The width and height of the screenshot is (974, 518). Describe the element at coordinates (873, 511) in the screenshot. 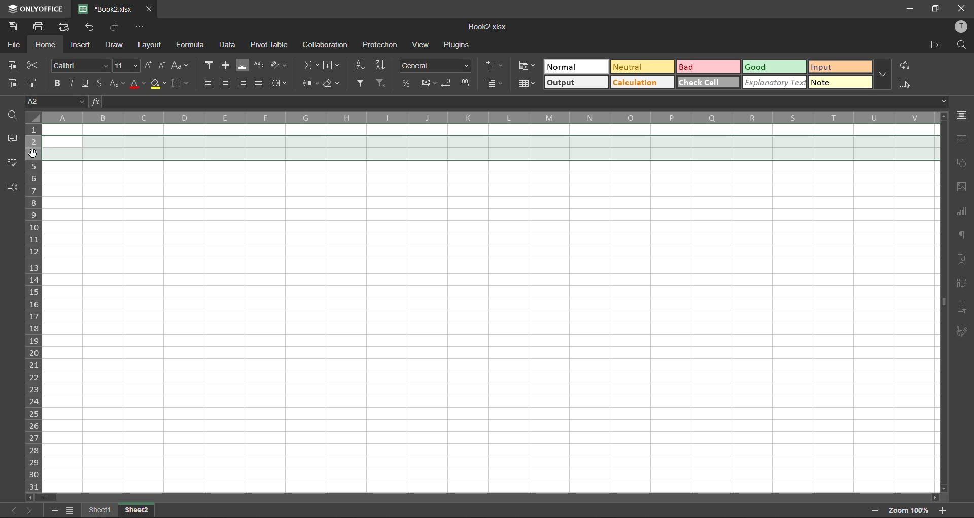

I see `zoom out` at that location.